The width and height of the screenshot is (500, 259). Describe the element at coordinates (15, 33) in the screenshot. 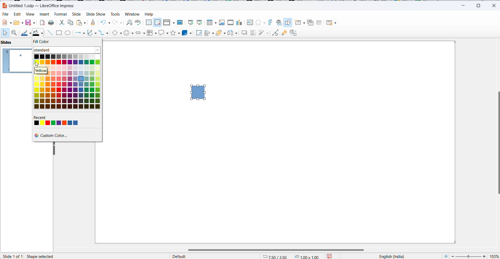

I see `zoom and pan` at that location.